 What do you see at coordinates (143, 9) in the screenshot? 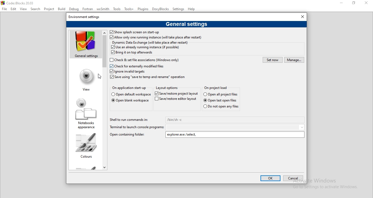
I see `Plugins` at bounding box center [143, 9].